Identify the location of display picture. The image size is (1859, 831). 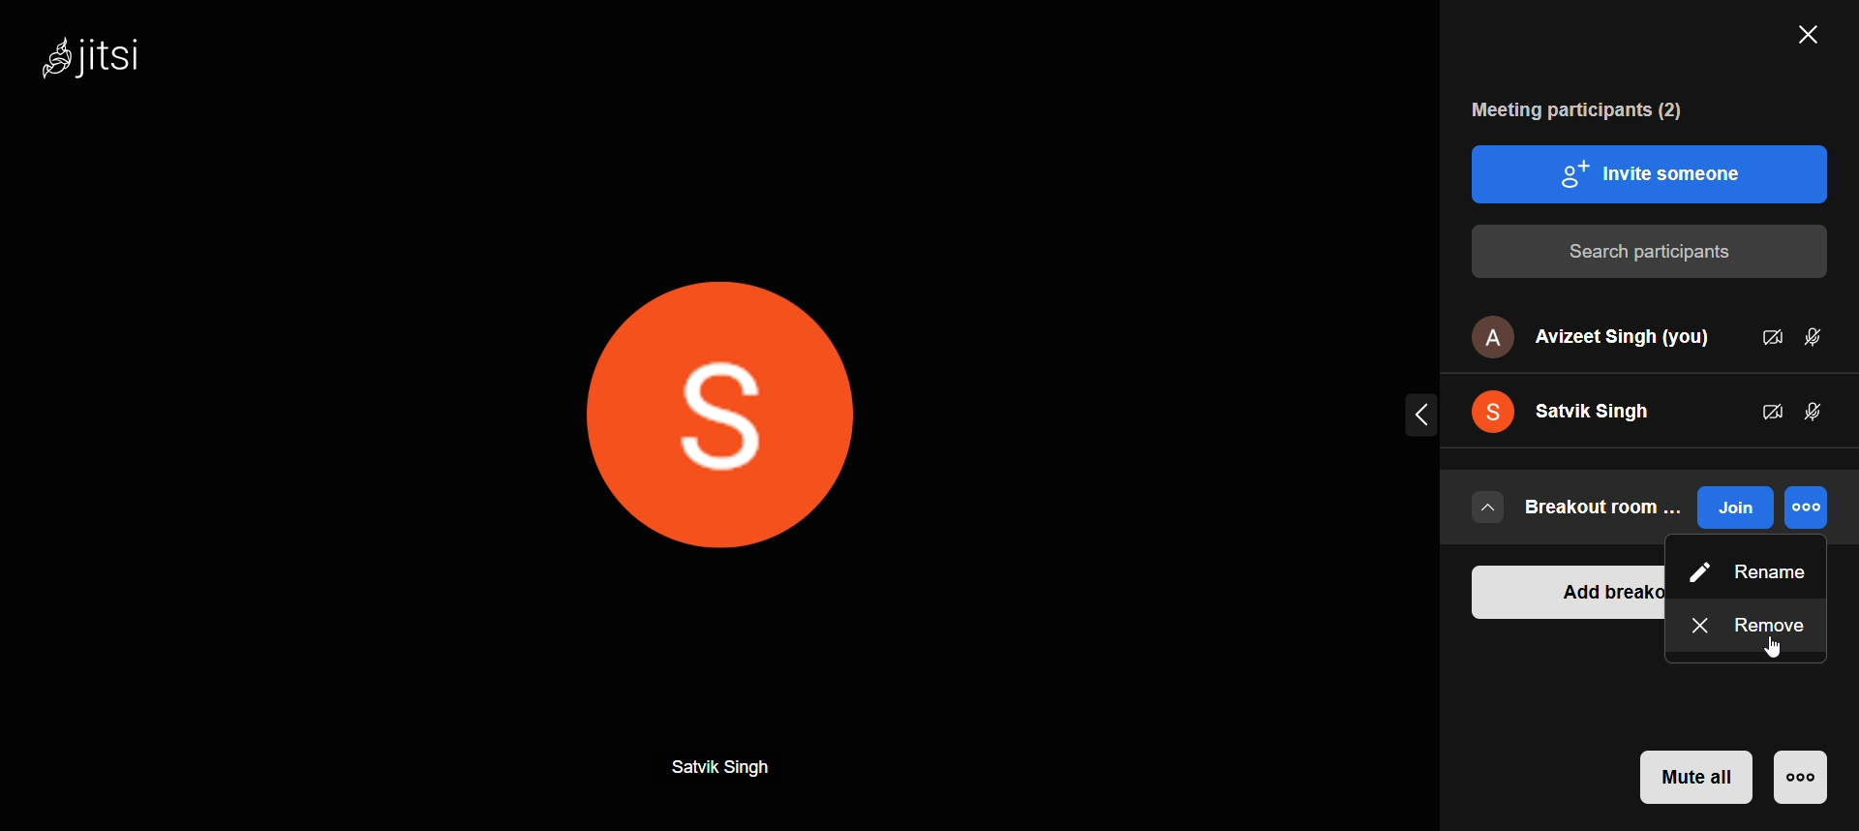
(742, 416).